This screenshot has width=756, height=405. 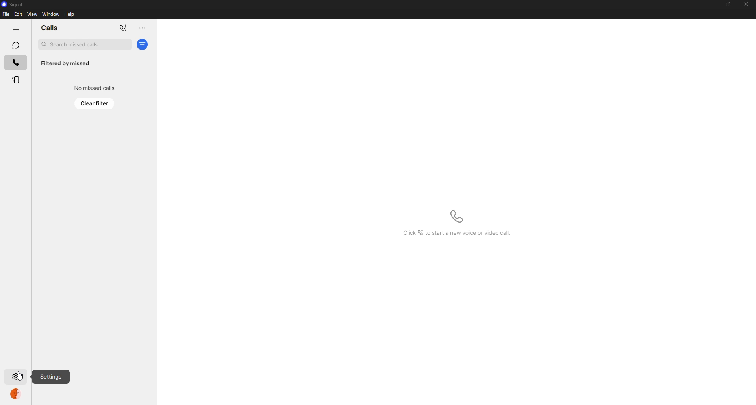 I want to click on view, so click(x=32, y=14).